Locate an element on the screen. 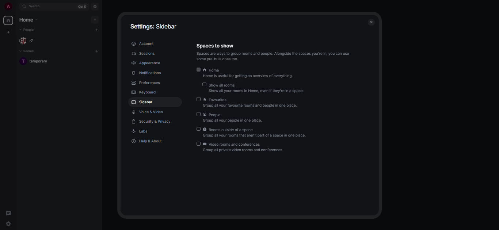 Image resolution: width=499 pixels, height=230 pixels. quick settings is located at coordinates (8, 223).